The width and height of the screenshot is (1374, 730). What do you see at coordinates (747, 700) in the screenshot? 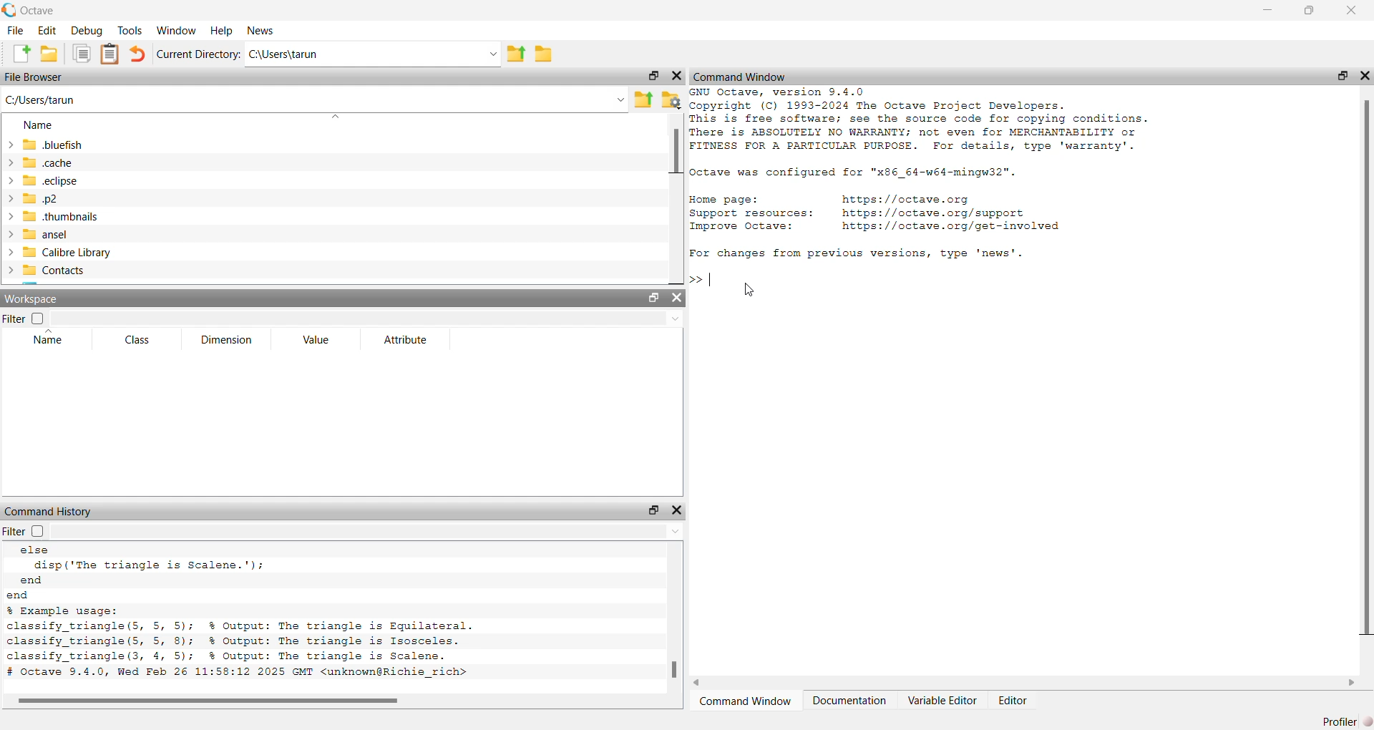
I see `command window` at bounding box center [747, 700].